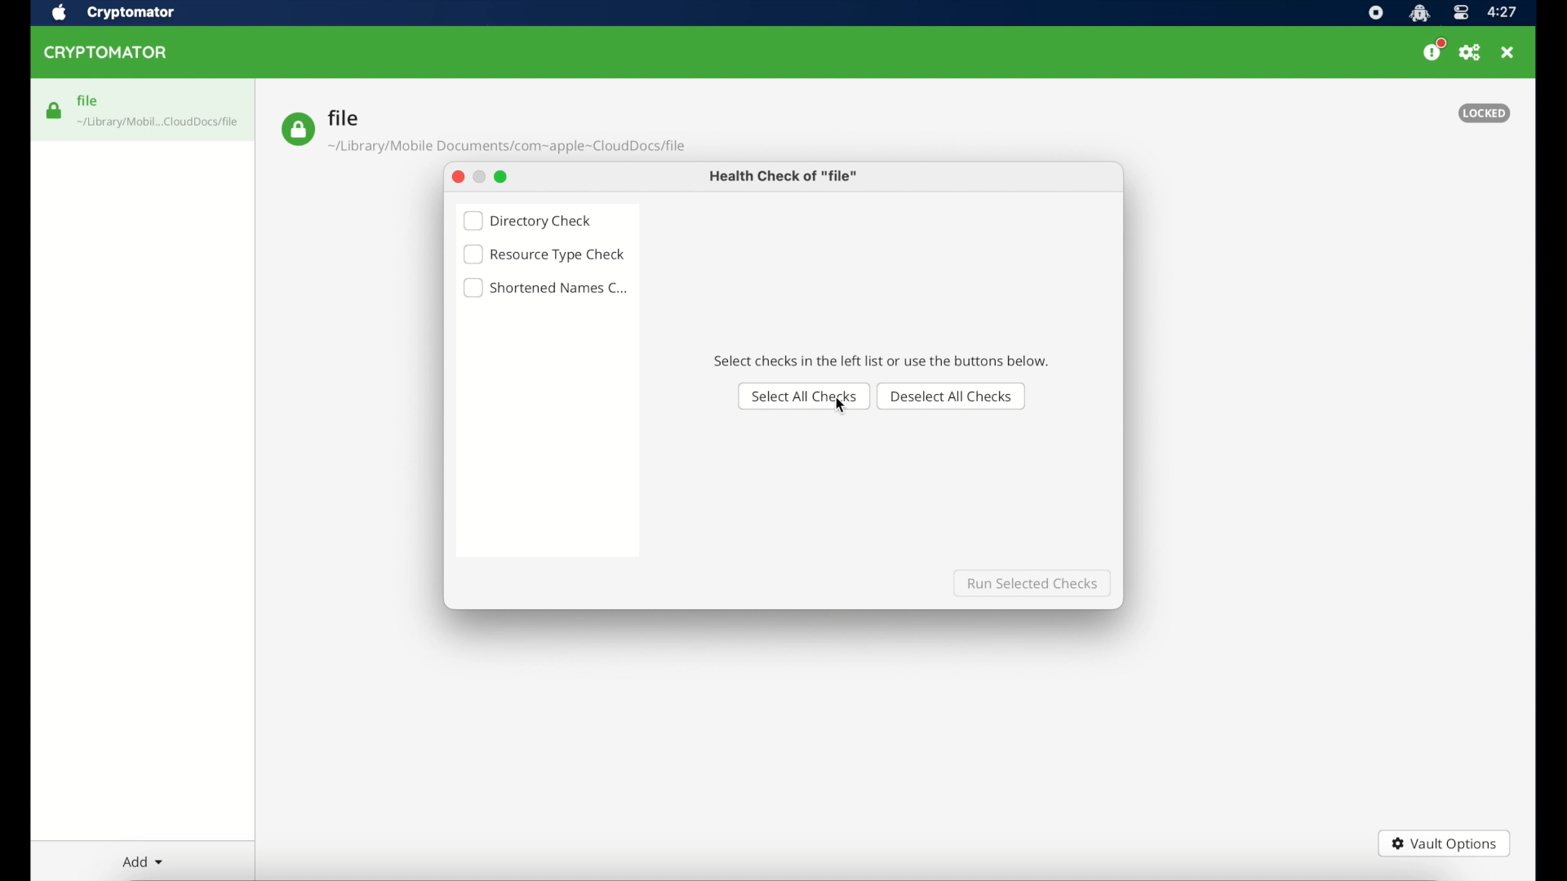 The image size is (1567, 881). I want to click on cryptomator icon, so click(1419, 13).